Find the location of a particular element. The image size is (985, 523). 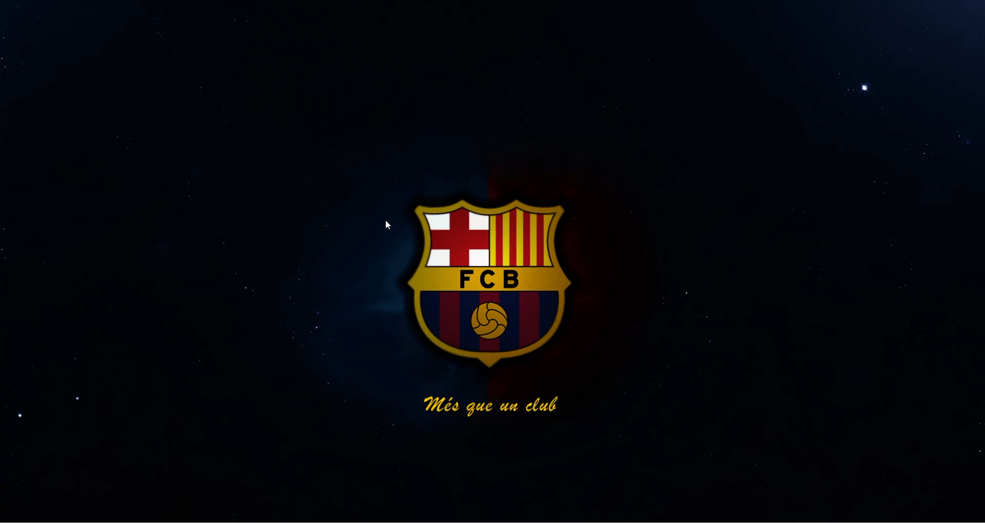

desktop is located at coordinates (493, 257).